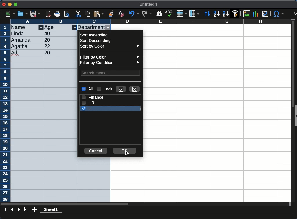 This screenshot has height=219, width=297. Describe the element at coordinates (125, 150) in the screenshot. I see `ok` at that location.